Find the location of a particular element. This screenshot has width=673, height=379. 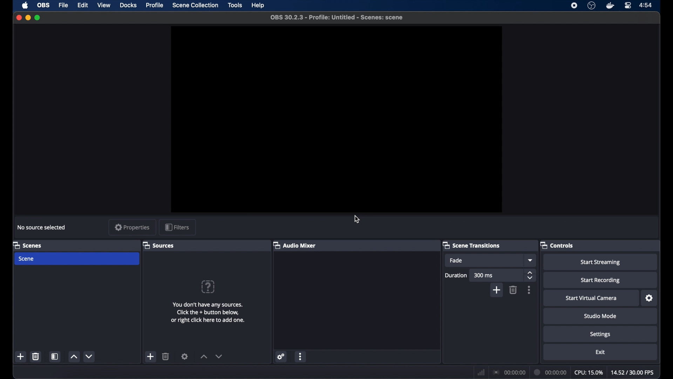

minimize is located at coordinates (28, 18).